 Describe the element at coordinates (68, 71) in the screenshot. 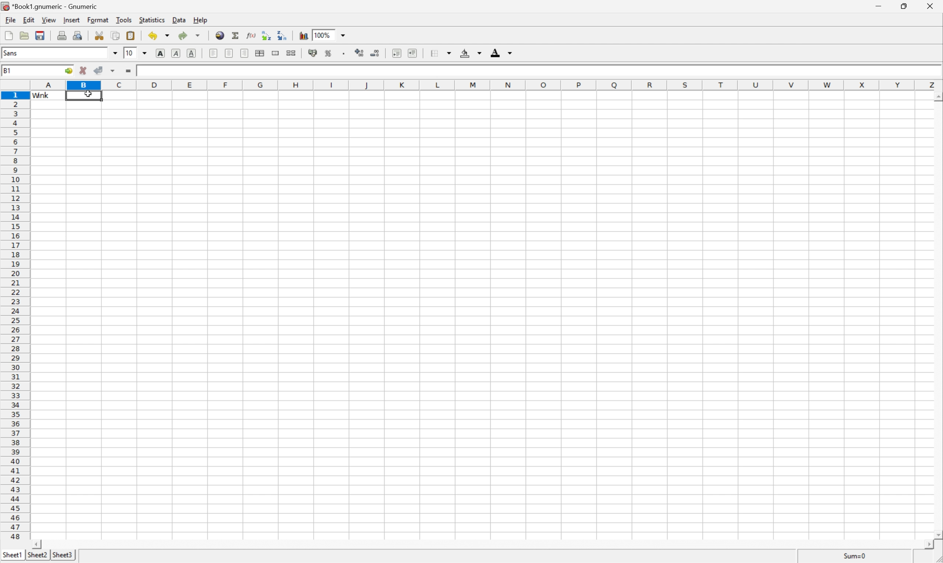

I see `go to` at that location.